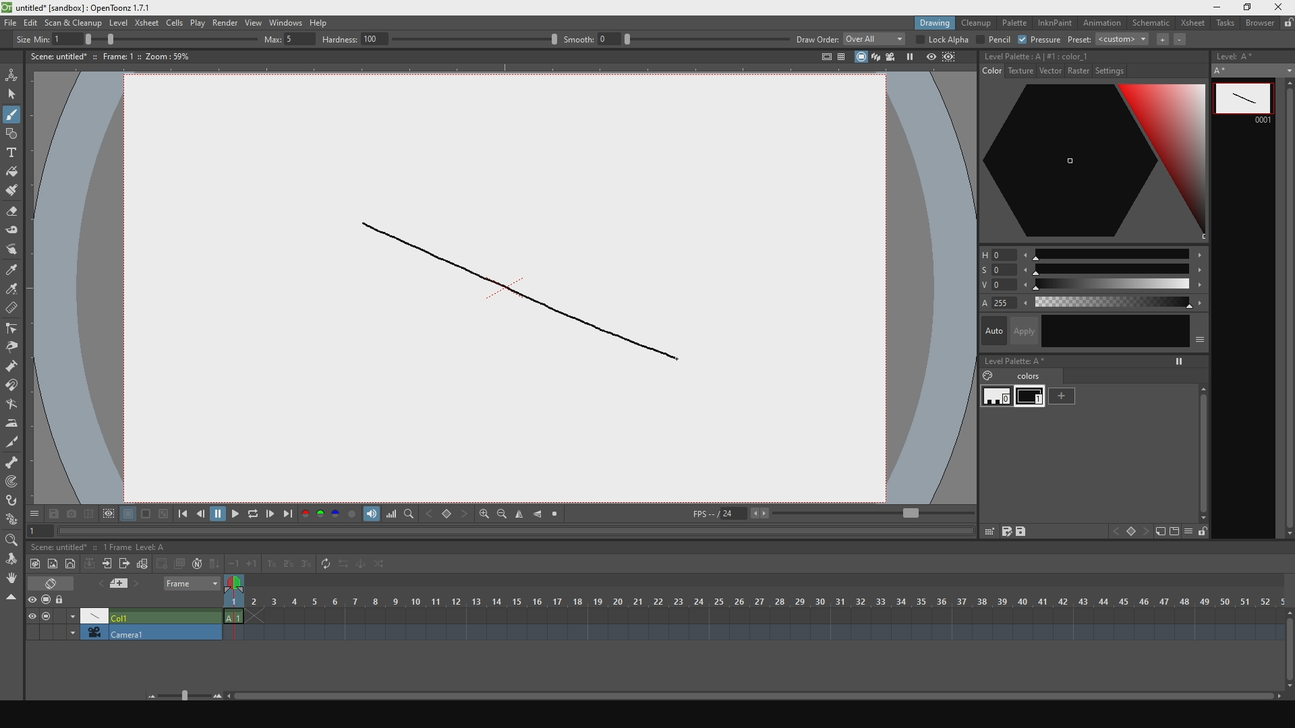  I want to click on plastic, so click(13, 521).